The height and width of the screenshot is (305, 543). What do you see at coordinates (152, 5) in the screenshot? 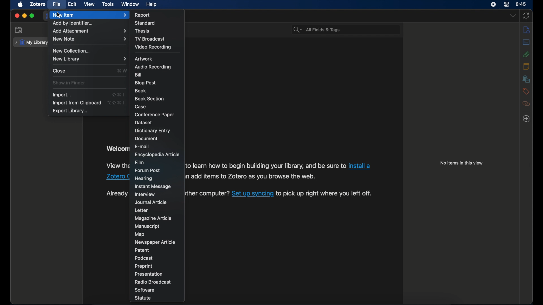
I see `help` at bounding box center [152, 5].